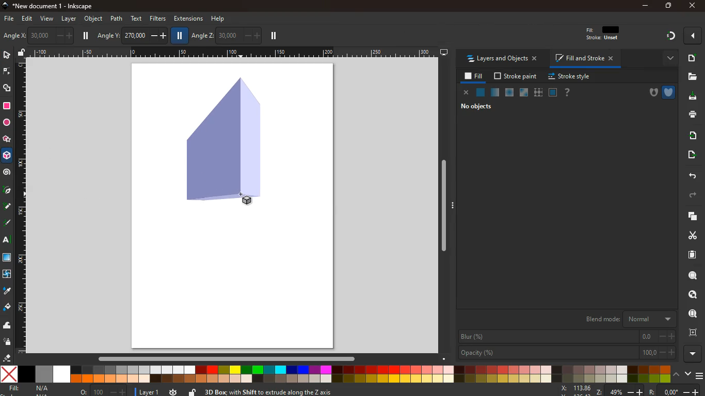 The image size is (705, 396). What do you see at coordinates (6, 72) in the screenshot?
I see `edge` at bounding box center [6, 72].